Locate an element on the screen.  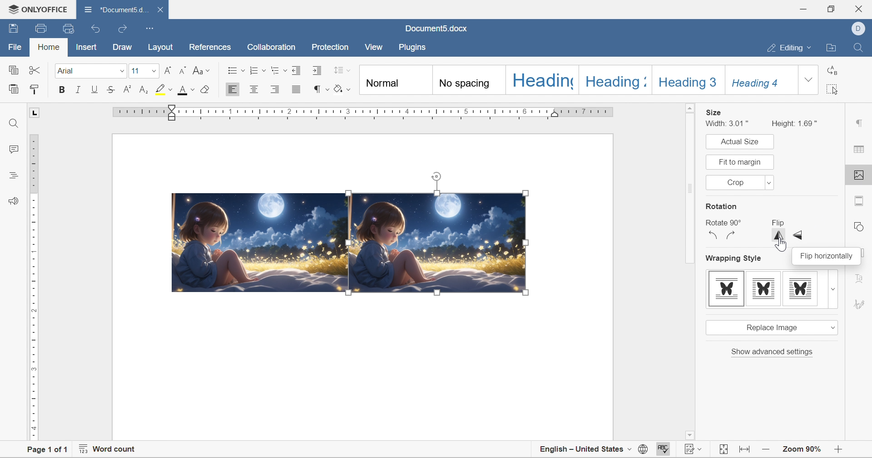
show advanced settings is located at coordinates (773, 352).